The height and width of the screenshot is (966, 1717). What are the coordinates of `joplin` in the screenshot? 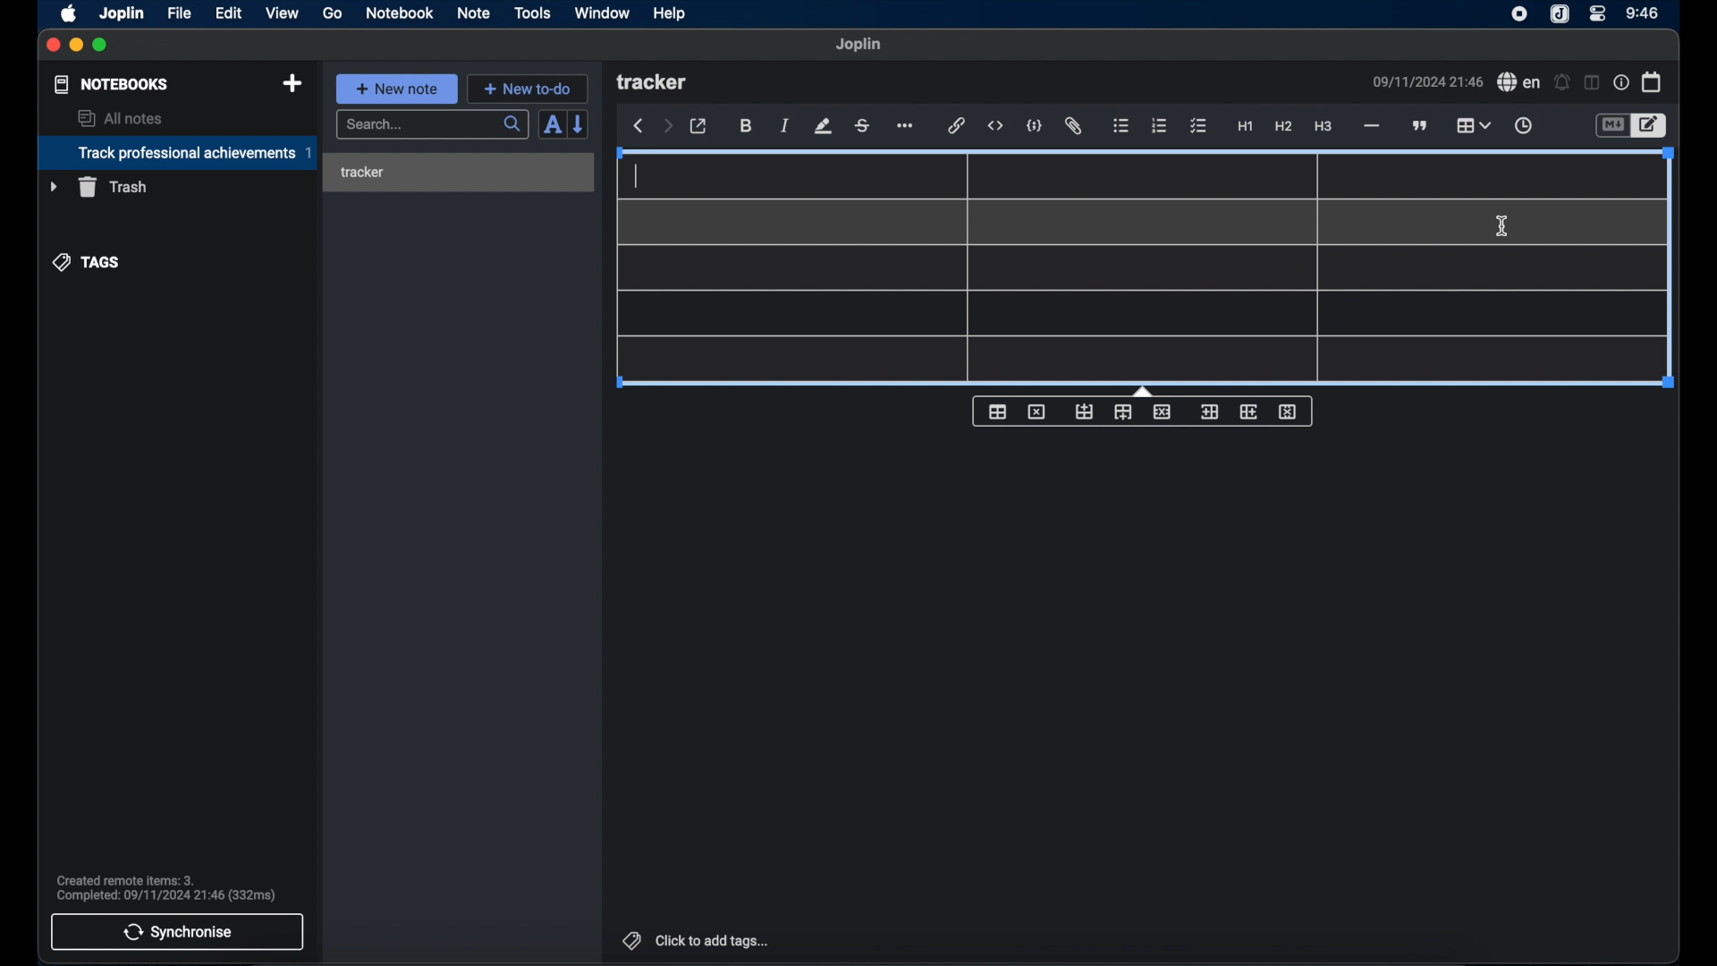 It's located at (859, 45).